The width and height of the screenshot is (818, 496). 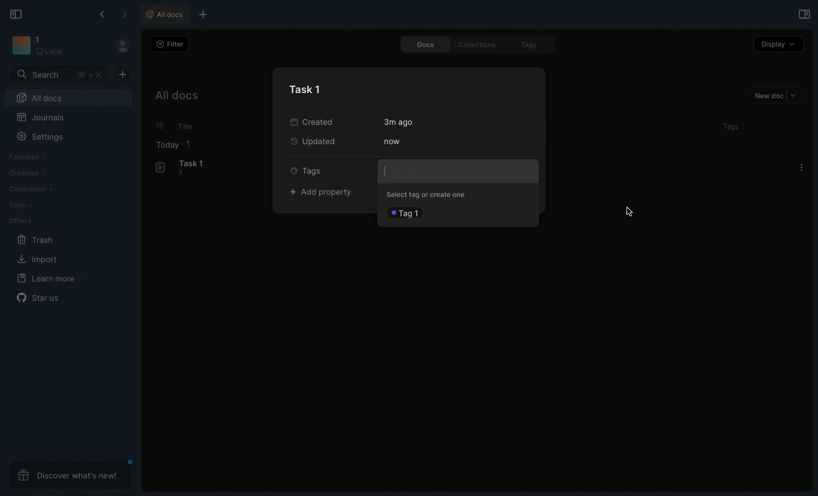 I want to click on now, so click(x=393, y=142).